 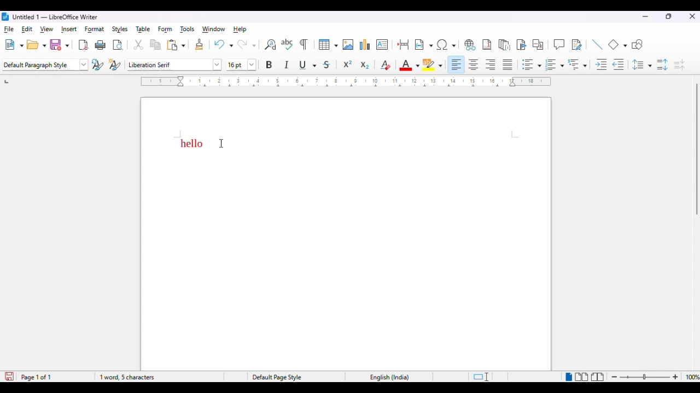 What do you see at coordinates (98, 64) in the screenshot?
I see `update selected style` at bounding box center [98, 64].